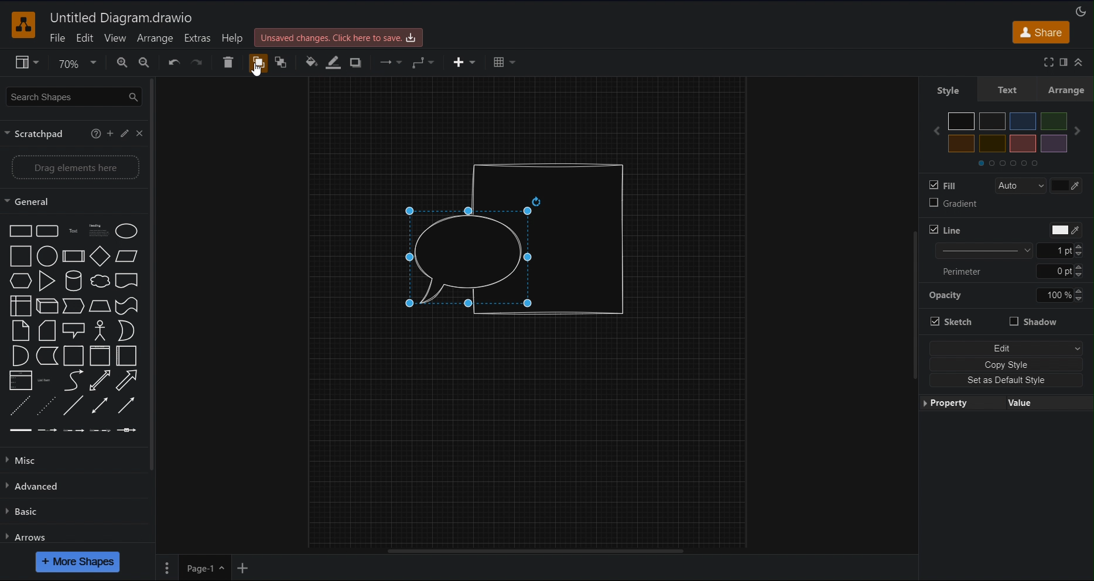 This screenshot has width=1094, height=581. What do you see at coordinates (125, 134) in the screenshot?
I see `Edit scratchpad` at bounding box center [125, 134].